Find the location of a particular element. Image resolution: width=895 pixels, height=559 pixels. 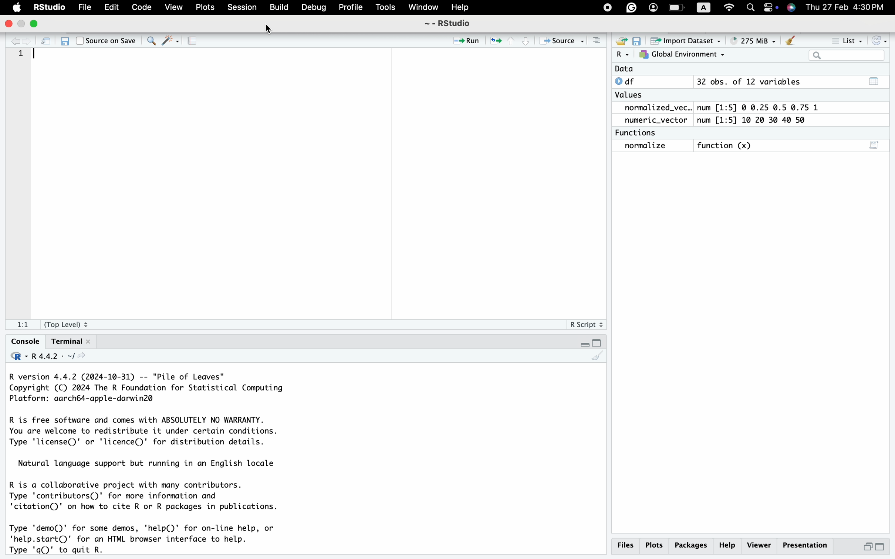

clear objects from the workspace is located at coordinates (791, 40).